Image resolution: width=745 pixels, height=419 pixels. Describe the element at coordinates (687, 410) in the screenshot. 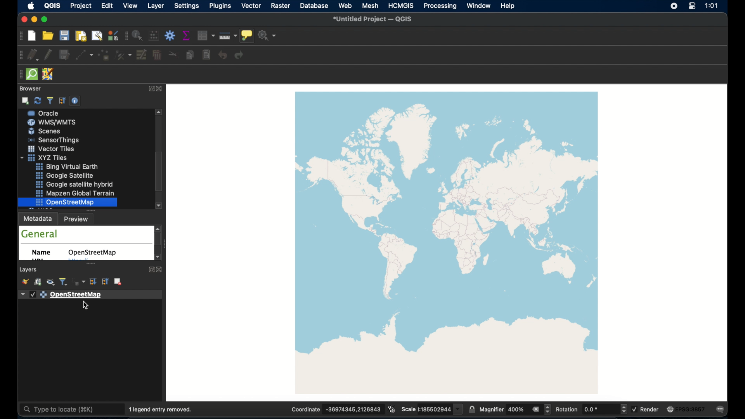

I see `current crs` at that location.